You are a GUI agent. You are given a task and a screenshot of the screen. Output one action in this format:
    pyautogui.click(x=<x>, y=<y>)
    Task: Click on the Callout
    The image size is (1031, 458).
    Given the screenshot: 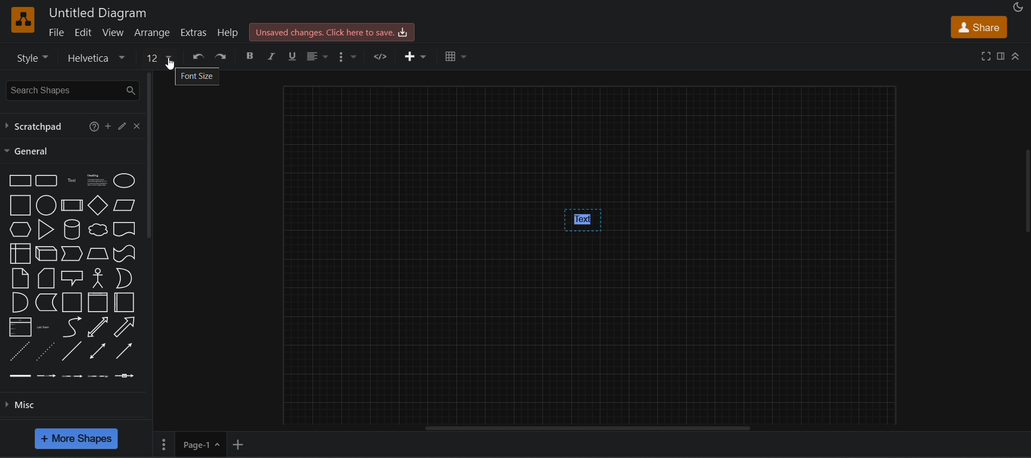 What is the action you would take?
    pyautogui.click(x=72, y=278)
    